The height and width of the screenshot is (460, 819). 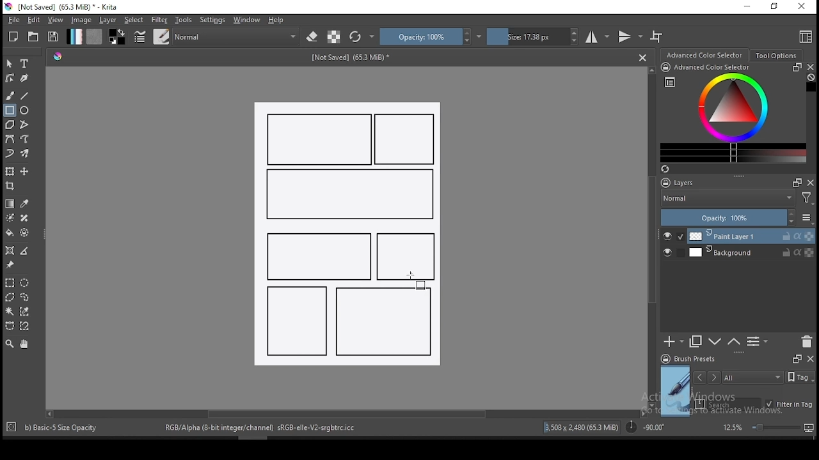 What do you see at coordinates (320, 139) in the screenshot?
I see `new rectangle` at bounding box center [320, 139].